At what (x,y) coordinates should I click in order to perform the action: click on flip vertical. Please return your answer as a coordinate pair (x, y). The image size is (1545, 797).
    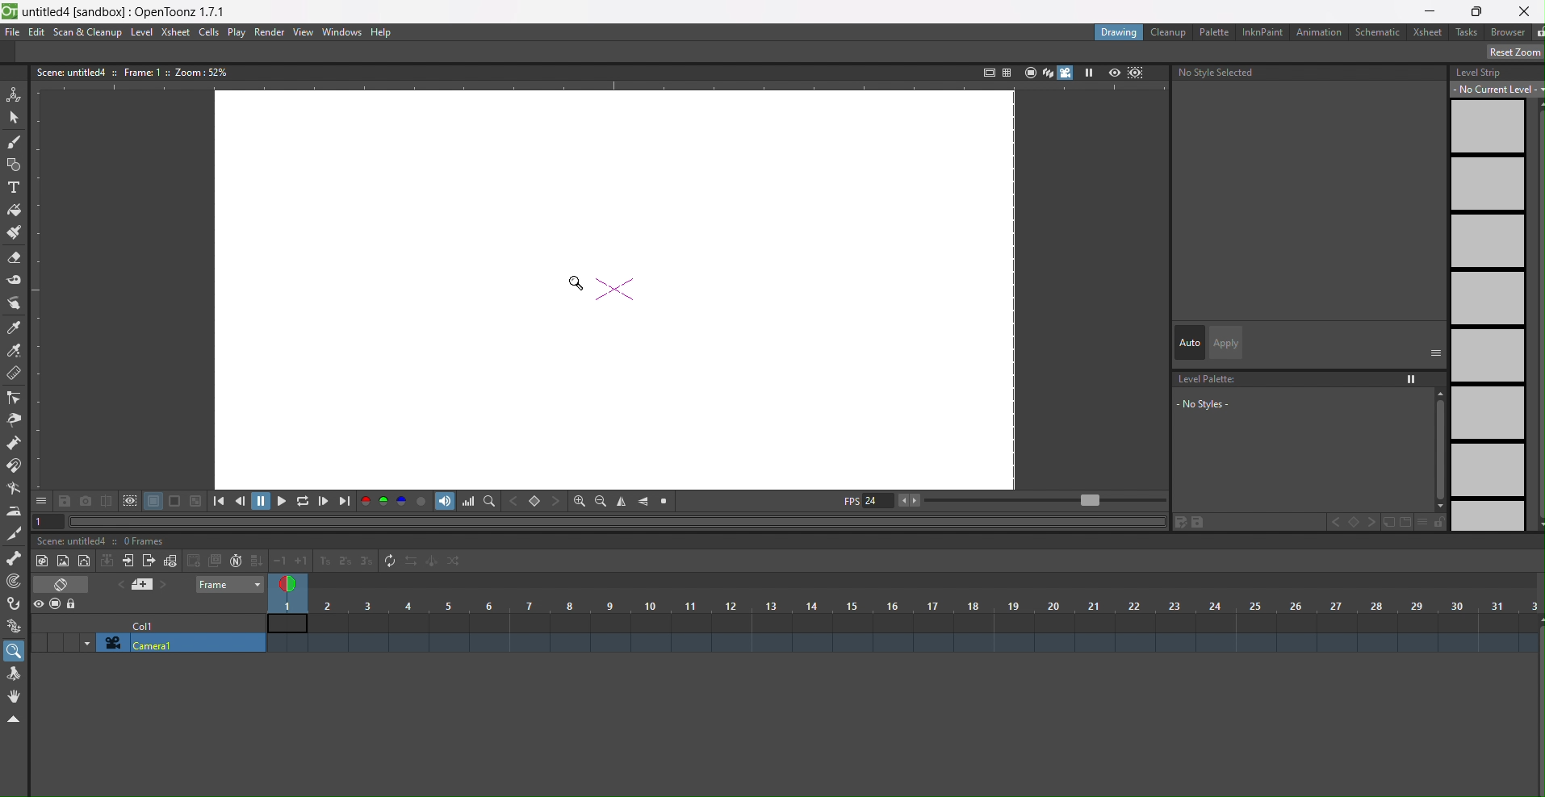
    Looking at the image, I should click on (623, 500).